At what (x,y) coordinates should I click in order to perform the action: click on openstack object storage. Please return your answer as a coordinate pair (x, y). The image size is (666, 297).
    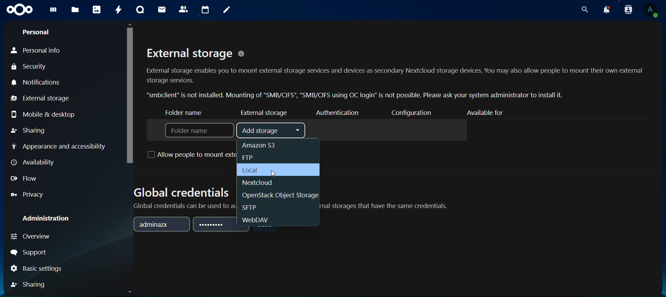
    Looking at the image, I should click on (281, 194).